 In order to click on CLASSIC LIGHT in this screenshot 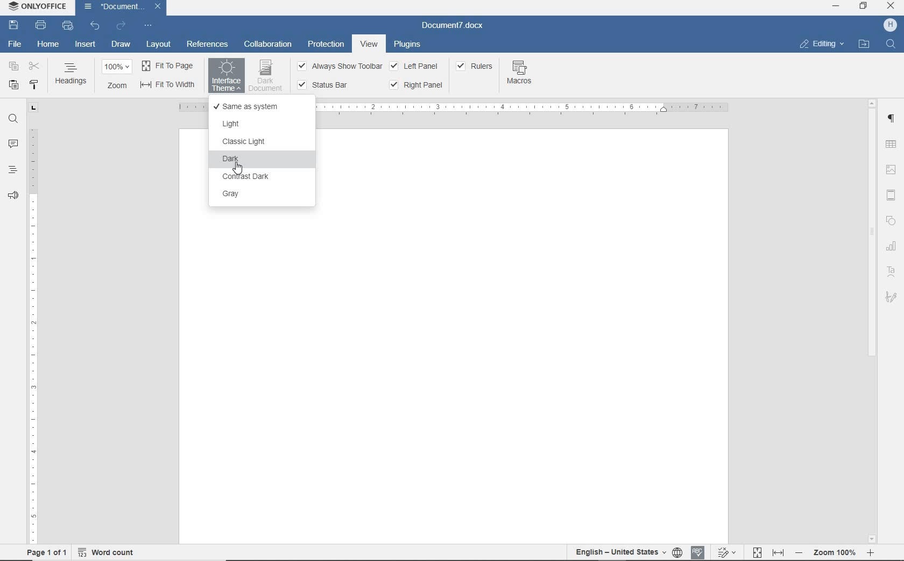, I will do `click(260, 141)`.